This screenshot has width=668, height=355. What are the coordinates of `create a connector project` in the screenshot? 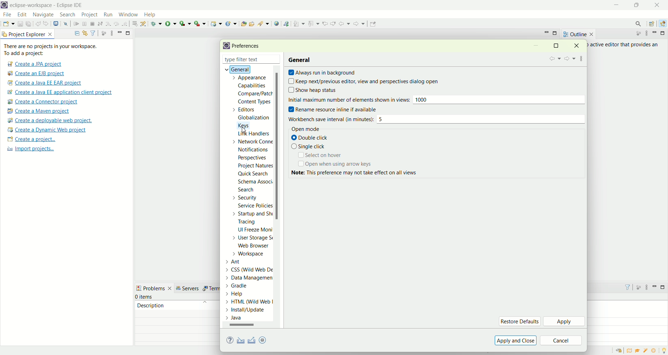 It's located at (41, 102).